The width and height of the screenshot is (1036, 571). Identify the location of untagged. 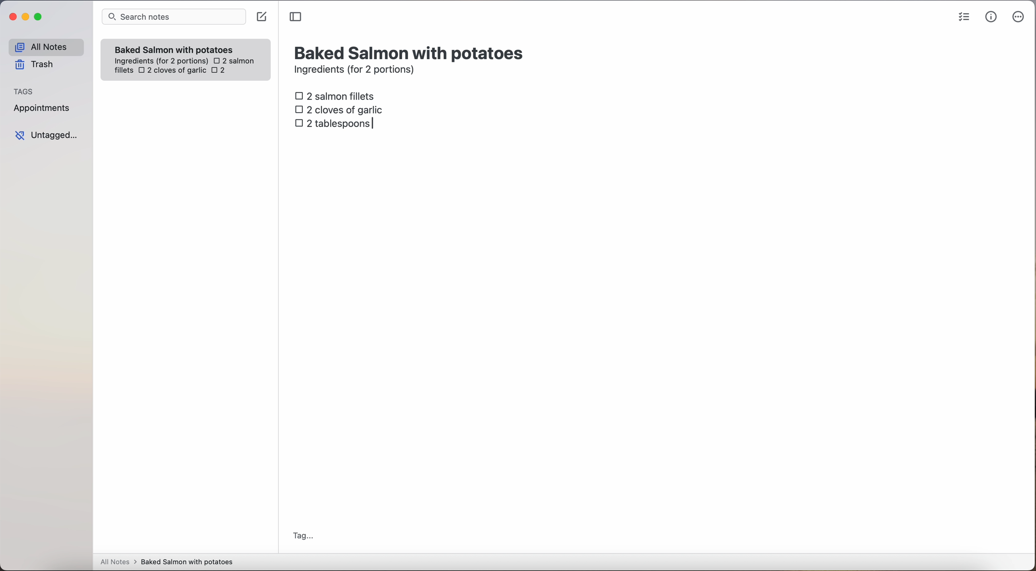
(47, 135).